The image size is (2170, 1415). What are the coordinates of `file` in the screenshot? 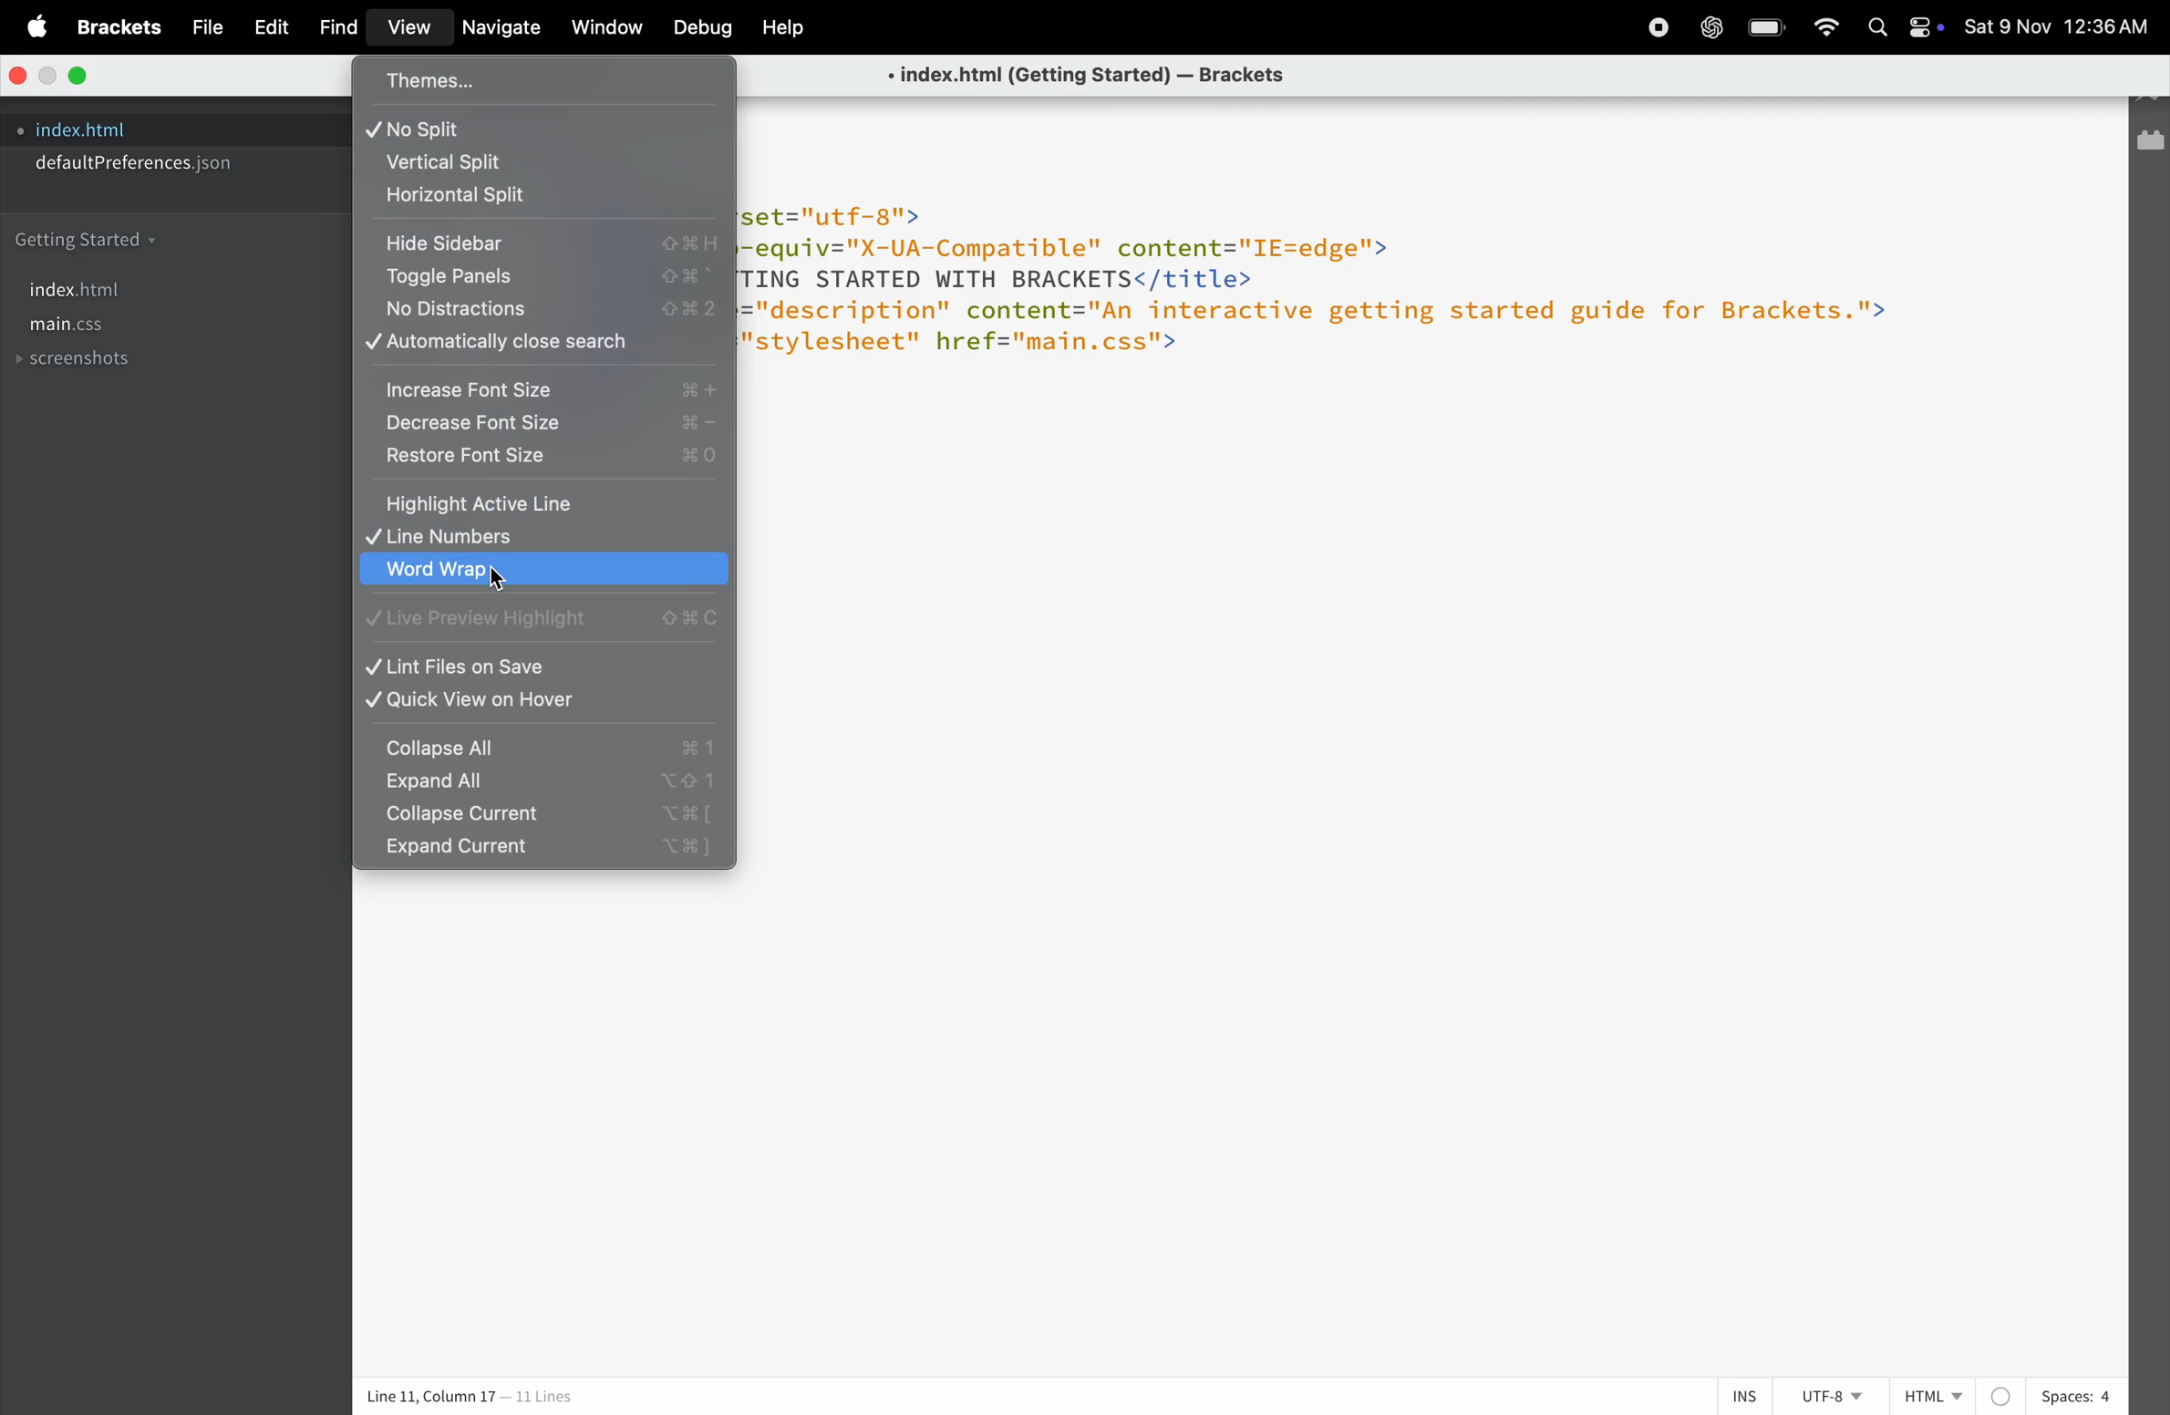 It's located at (201, 29).